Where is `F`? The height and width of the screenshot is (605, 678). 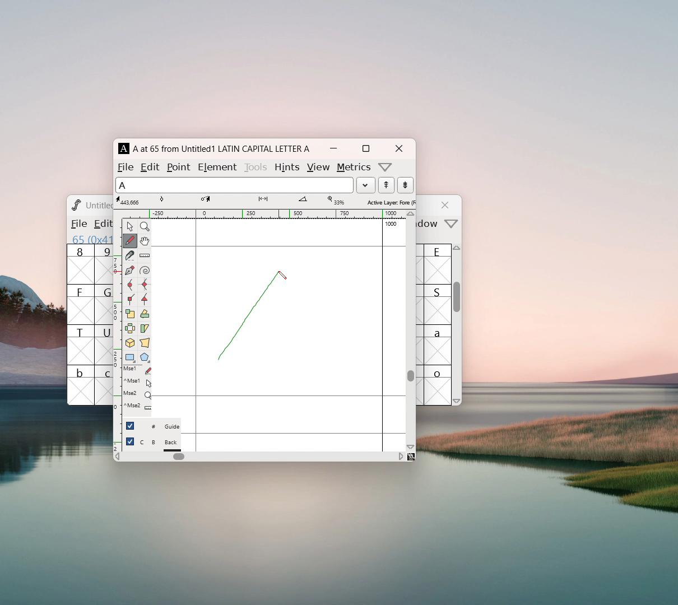
F is located at coordinates (81, 304).